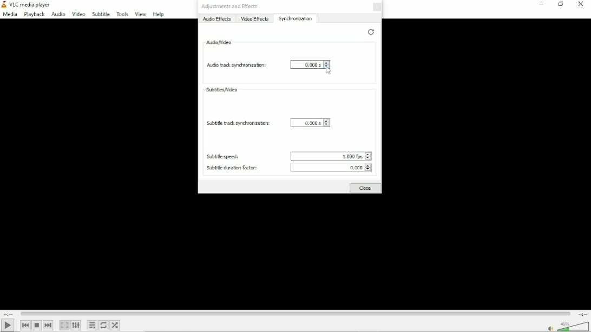  What do you see at coordinates (306, 122) in the screenshot?
I see `set Subtitle track synchronization` at bounding box center [306, 122].